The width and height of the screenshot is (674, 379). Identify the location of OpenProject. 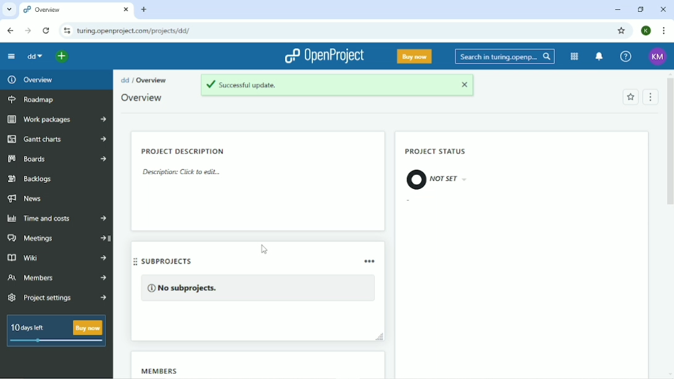
(325, 56).